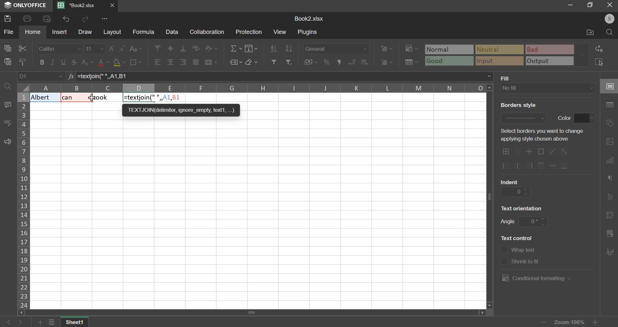 This screenshot has height=327, width=618. What do you see at coordinates (411, 49) in the screenshot?
I see `conditional formatting` at bounding box center [411, 49].